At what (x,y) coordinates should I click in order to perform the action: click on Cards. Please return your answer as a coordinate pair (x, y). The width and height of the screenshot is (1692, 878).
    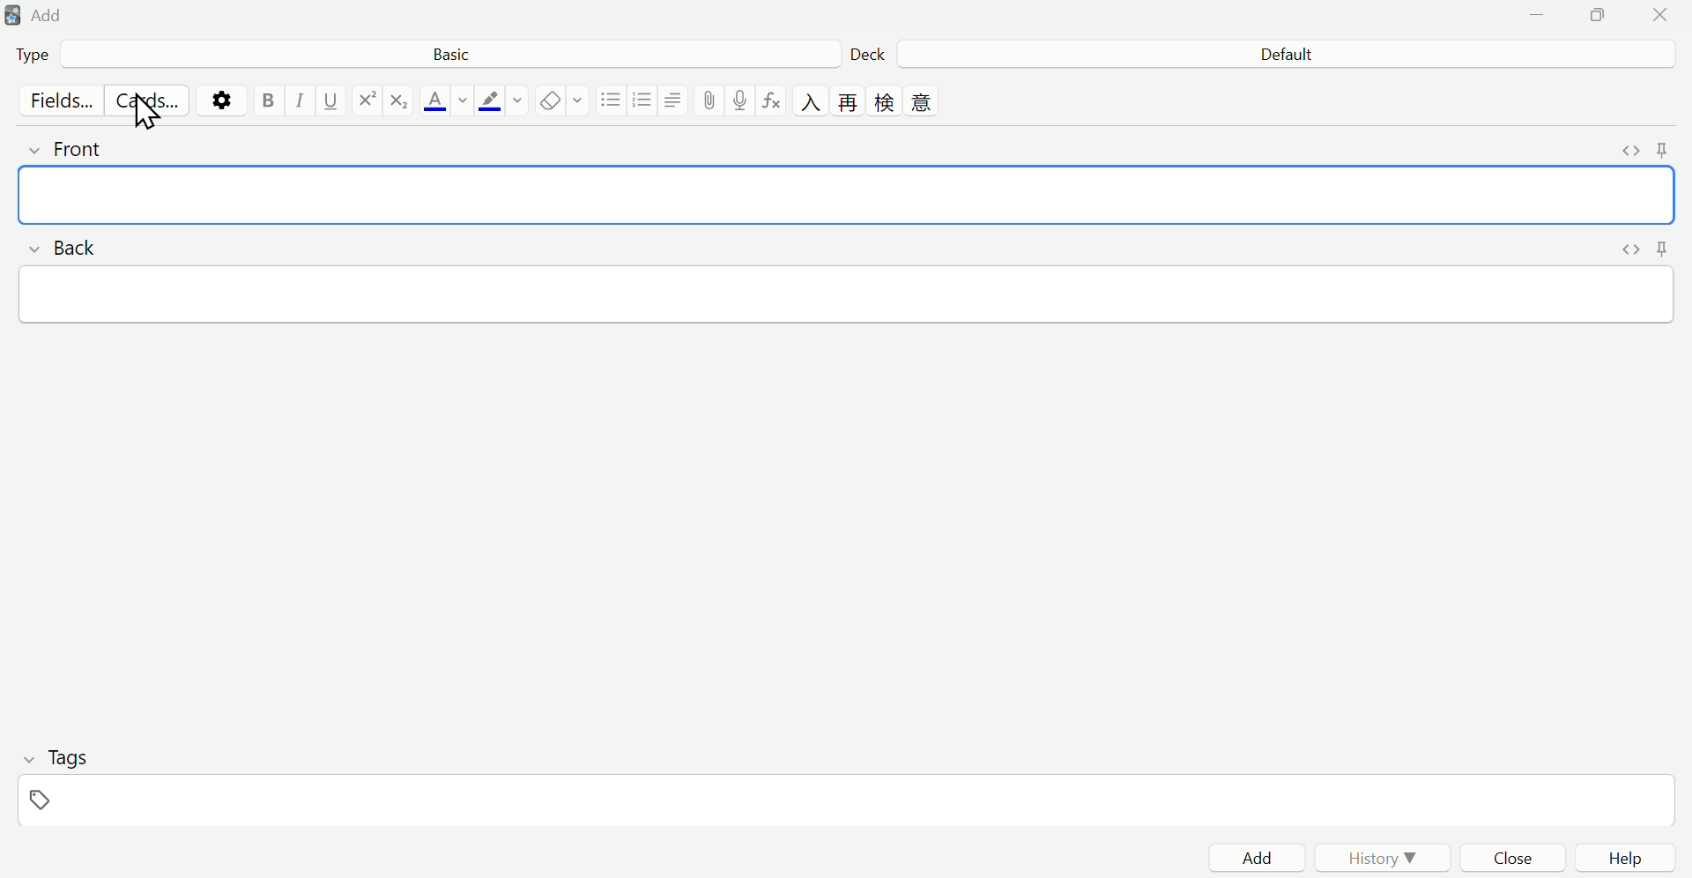
    Looking at the image, I should click on (149, 99).